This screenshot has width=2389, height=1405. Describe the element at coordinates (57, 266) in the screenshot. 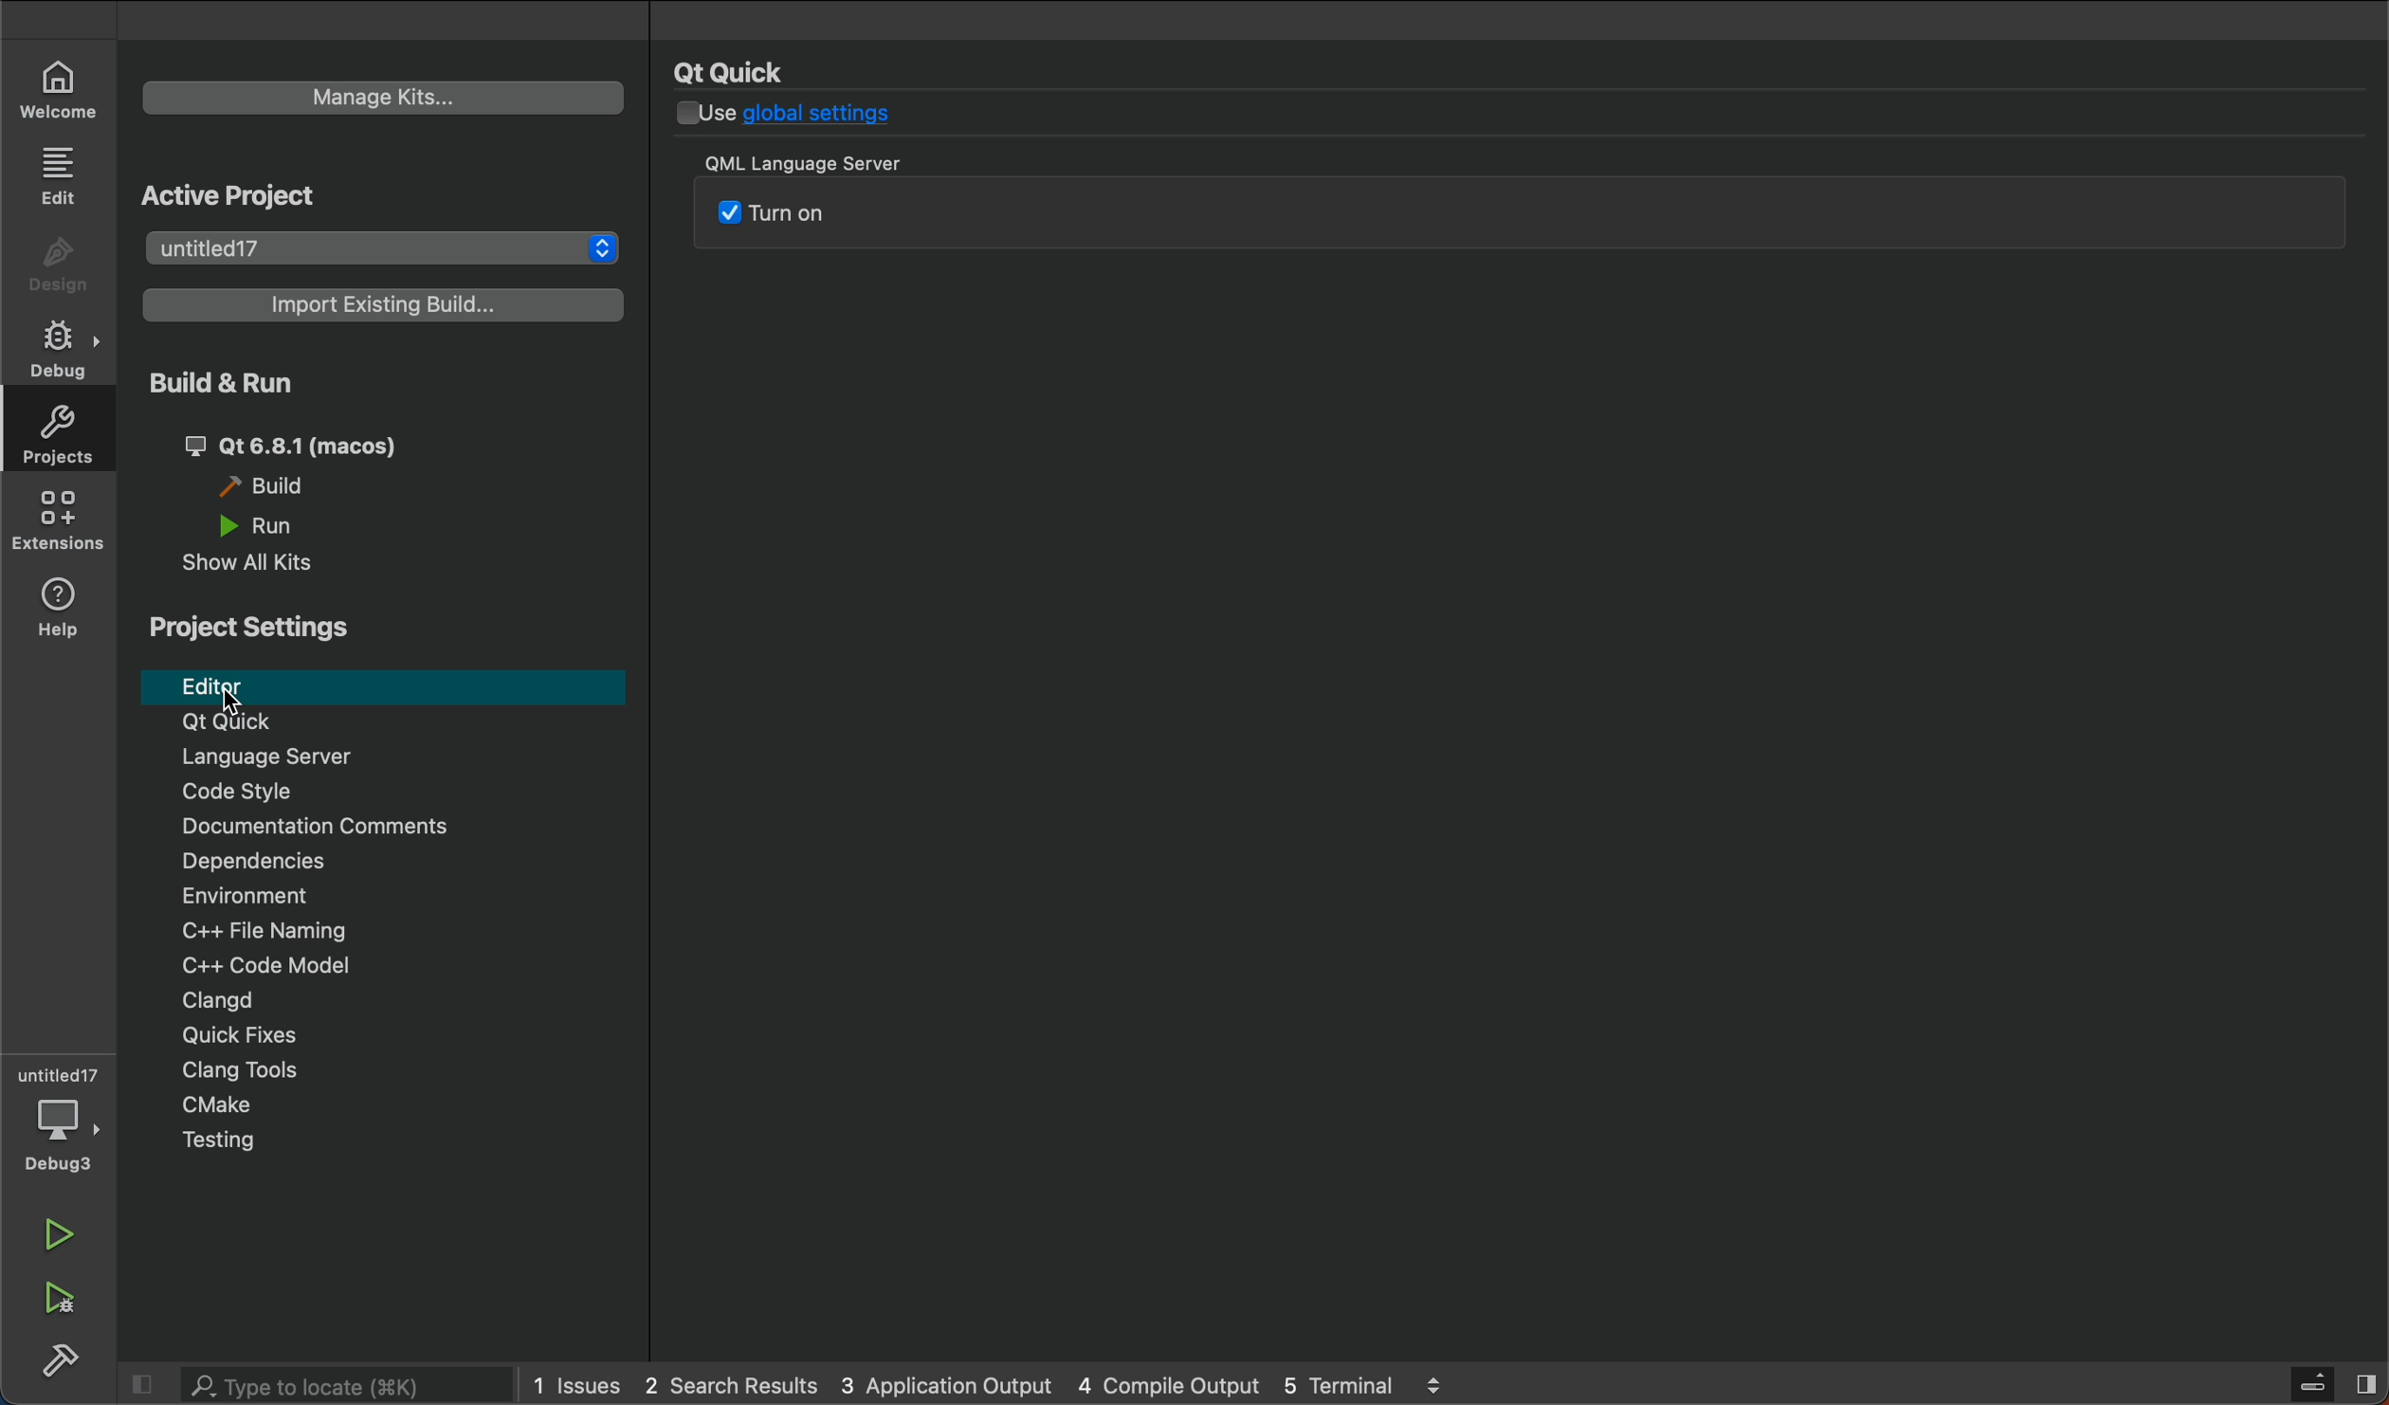

I see `design` at that location.